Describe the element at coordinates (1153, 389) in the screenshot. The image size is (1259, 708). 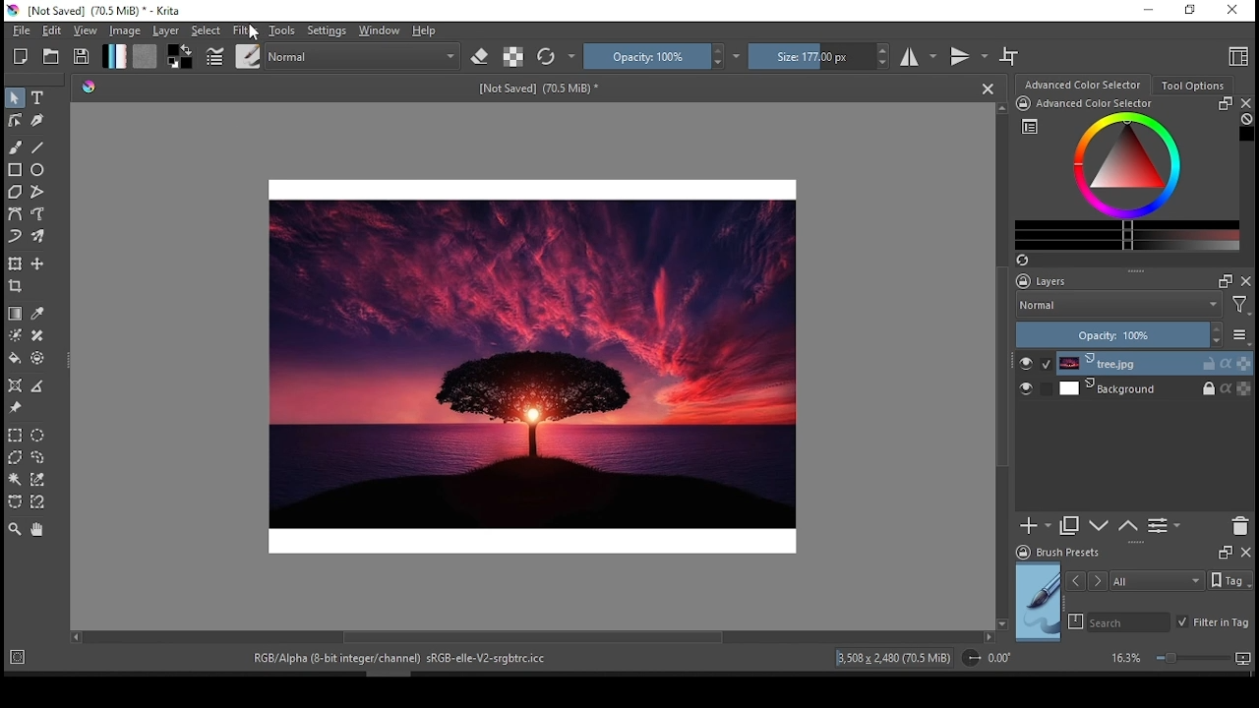
I see `layer 2` at that location.